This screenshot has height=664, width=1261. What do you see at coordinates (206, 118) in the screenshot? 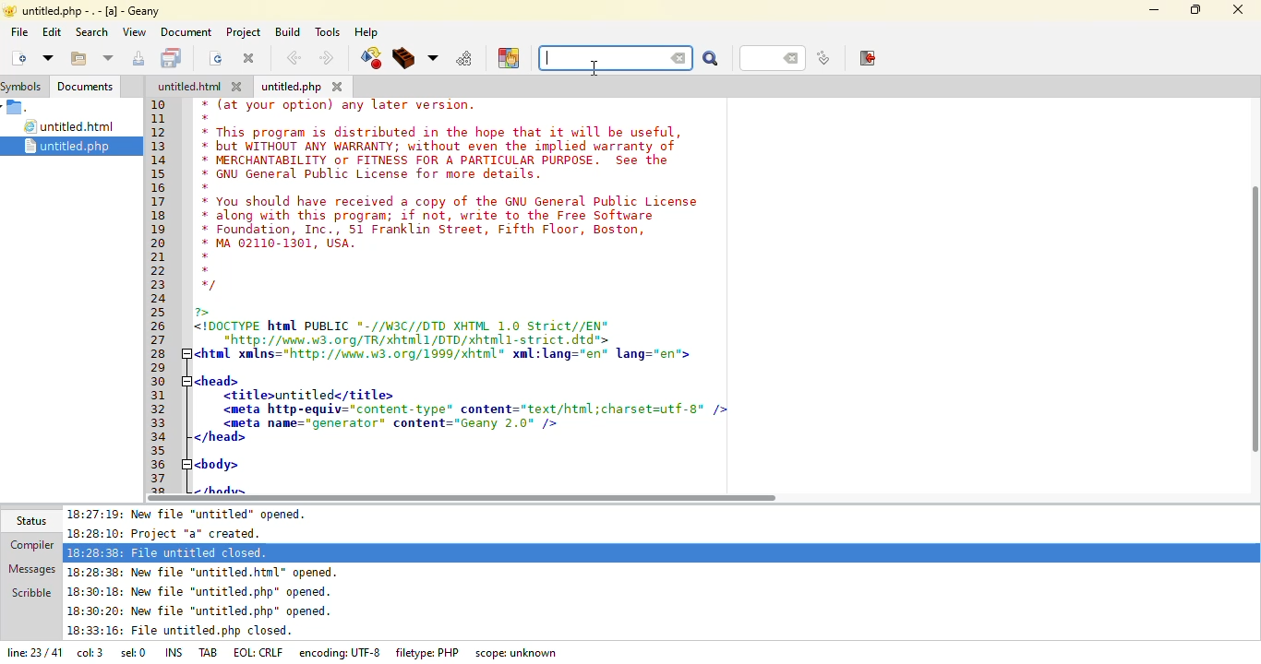
I see `*` at bounding box center [206, 118].